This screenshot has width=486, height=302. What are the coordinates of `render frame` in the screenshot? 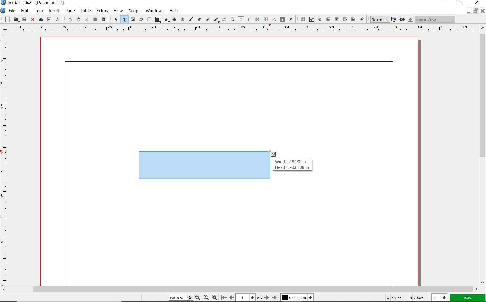 It's located at (141, 20).